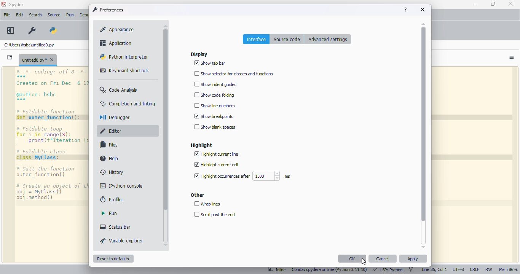 This screenshot has width=520, height=274. What do you see at coordinates (128, 104) in the screenshot?
I see `completion and linting` at bounding box center [128, 104].